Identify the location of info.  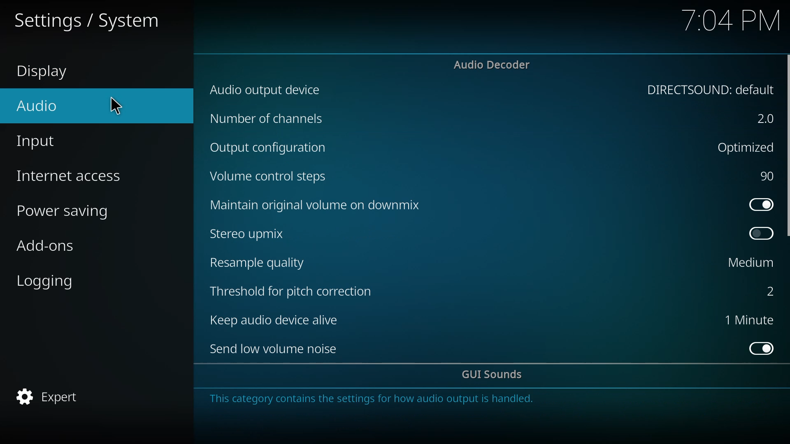
(374, 398).